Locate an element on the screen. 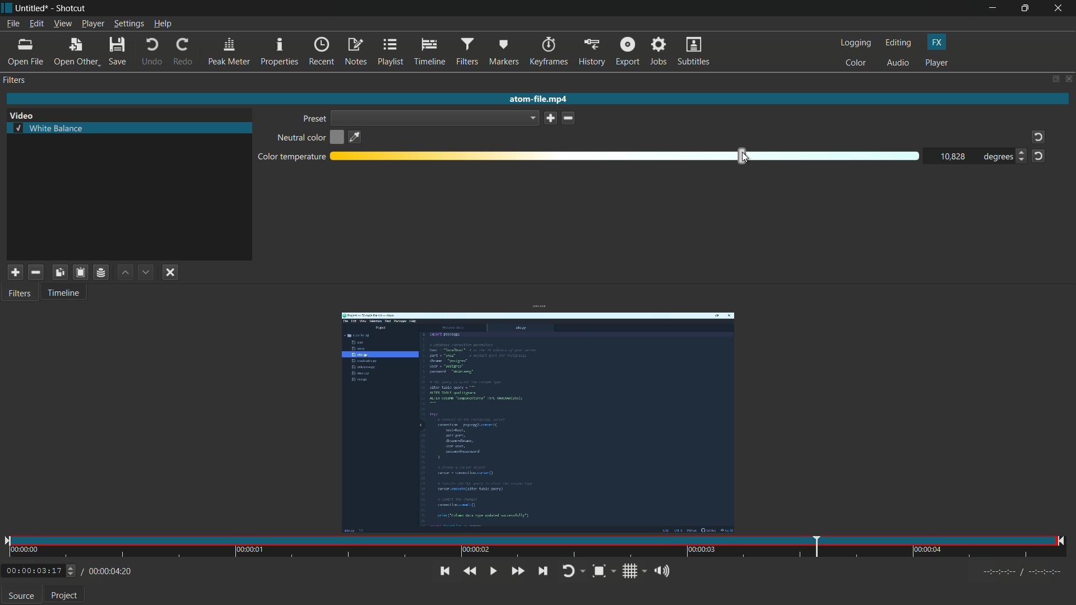 This screenshot has height=605, width=1076. file menu is located at coordinates (13, 23).